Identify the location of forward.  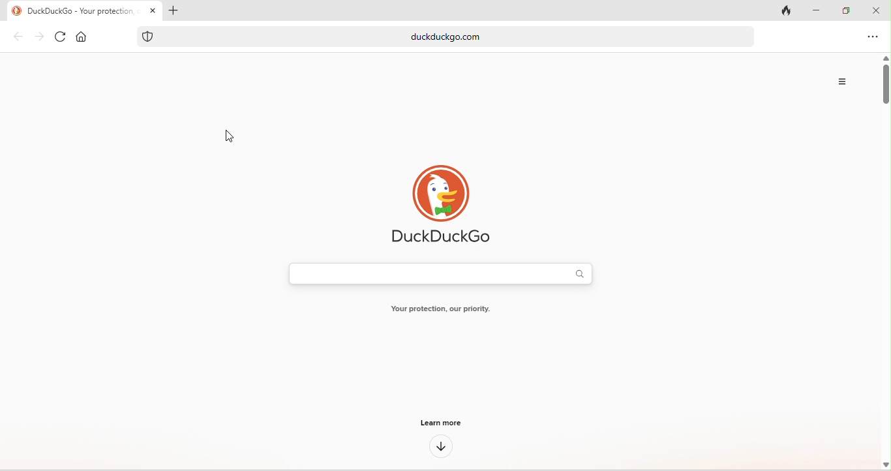
(41, 37).